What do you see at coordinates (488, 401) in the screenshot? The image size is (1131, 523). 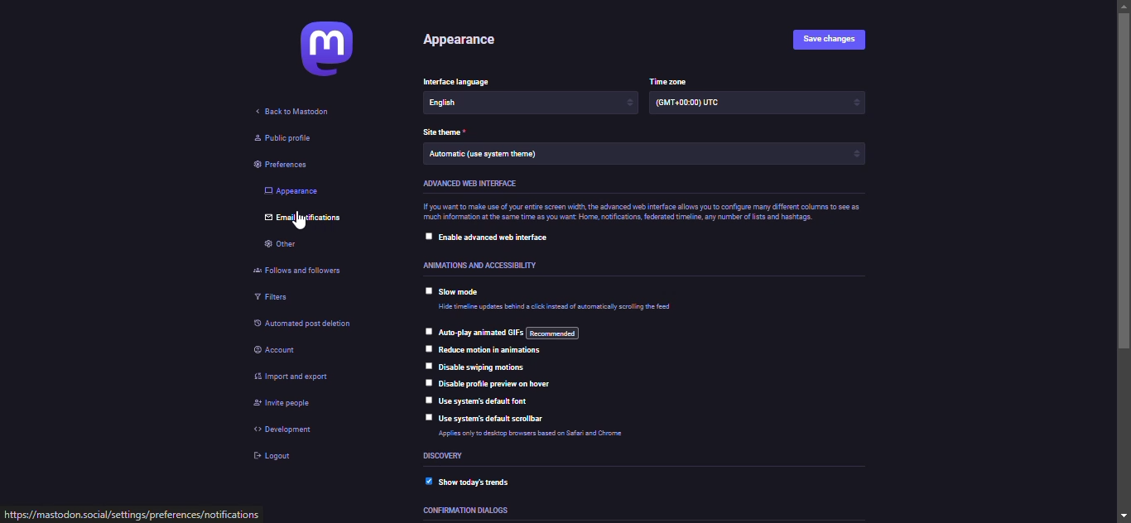 I see `use system's default font` at bounding box center [488, 401].